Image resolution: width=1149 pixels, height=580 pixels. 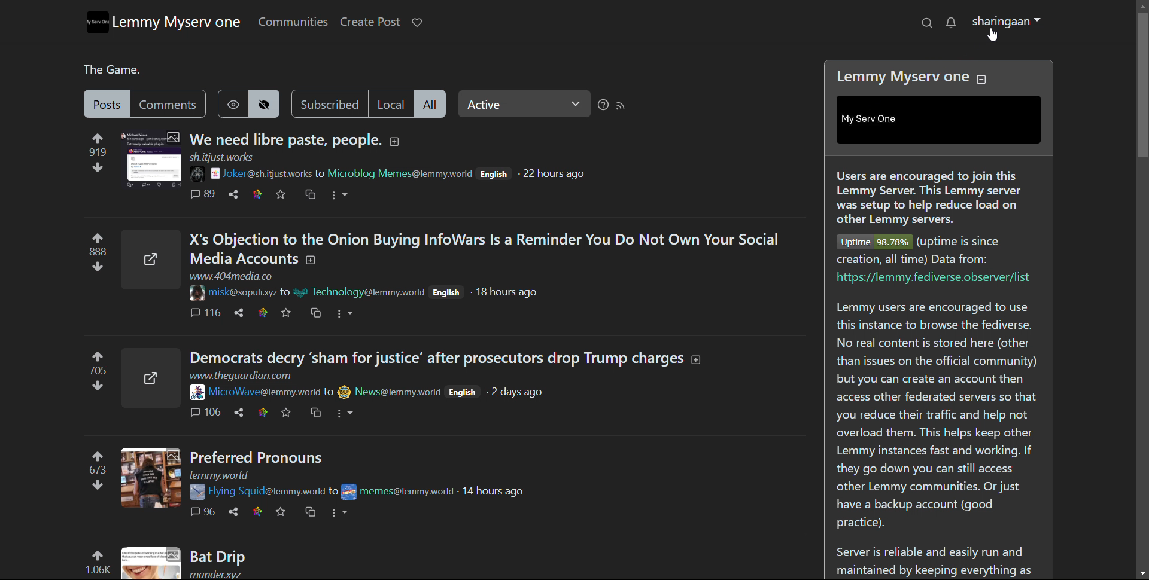 I want to click on time of posting, so click(x=521, y=392).